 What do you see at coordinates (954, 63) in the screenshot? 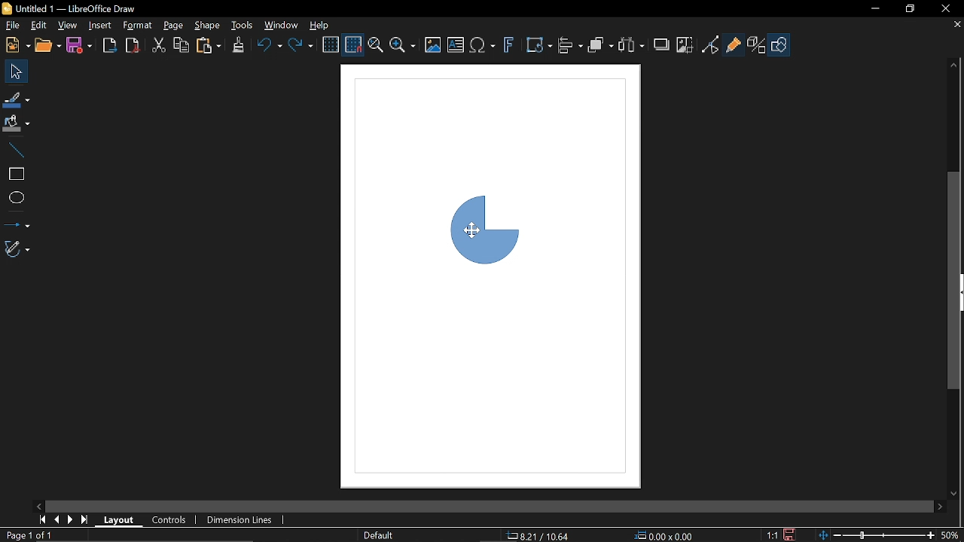
I see `Move up` at bounding box center [954, 63].